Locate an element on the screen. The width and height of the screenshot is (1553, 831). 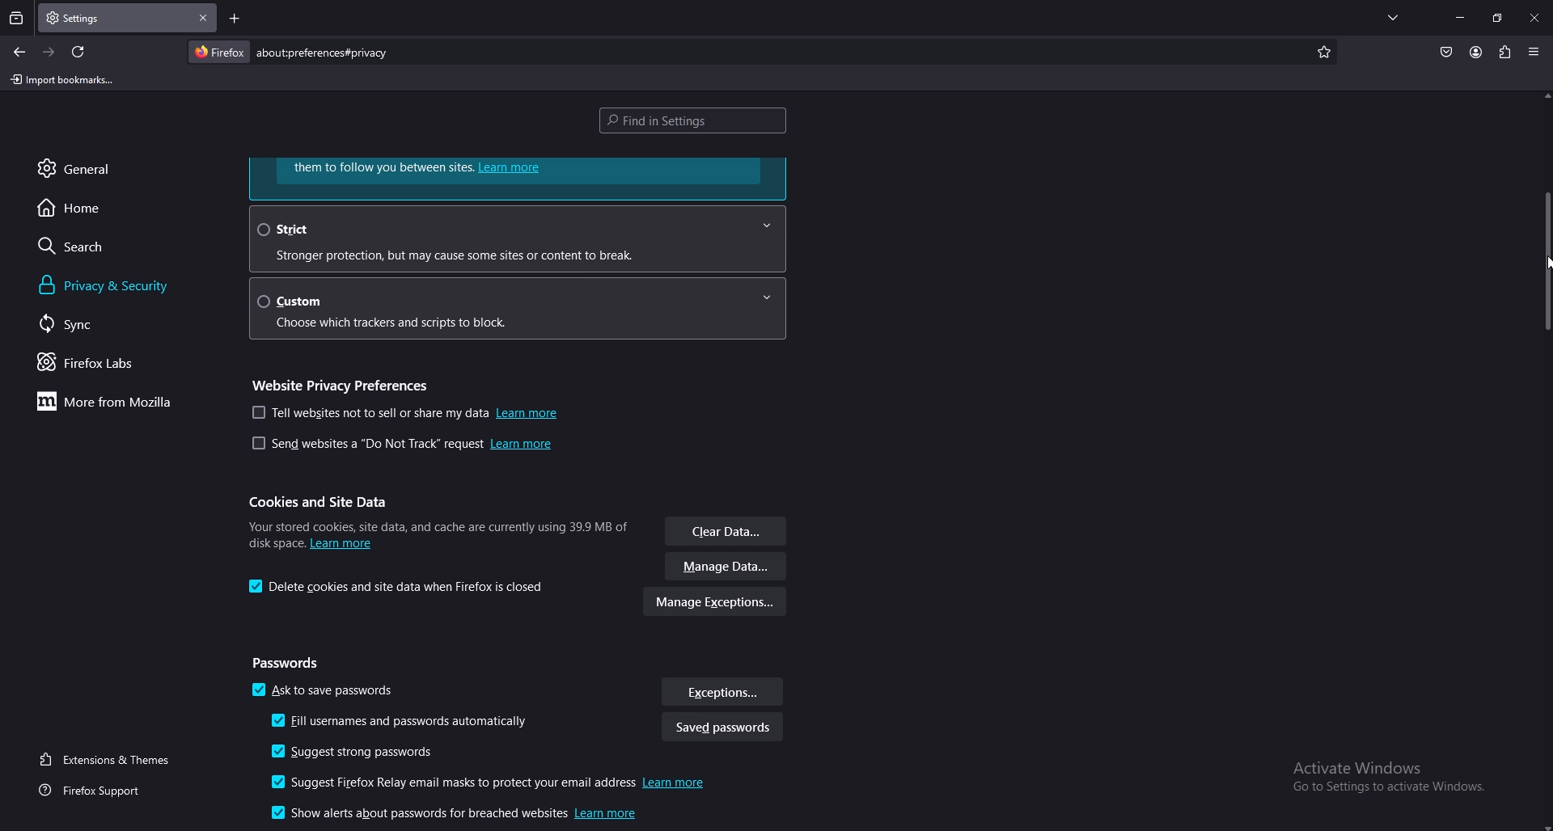
cursor is located at coordinates (1543, 260).